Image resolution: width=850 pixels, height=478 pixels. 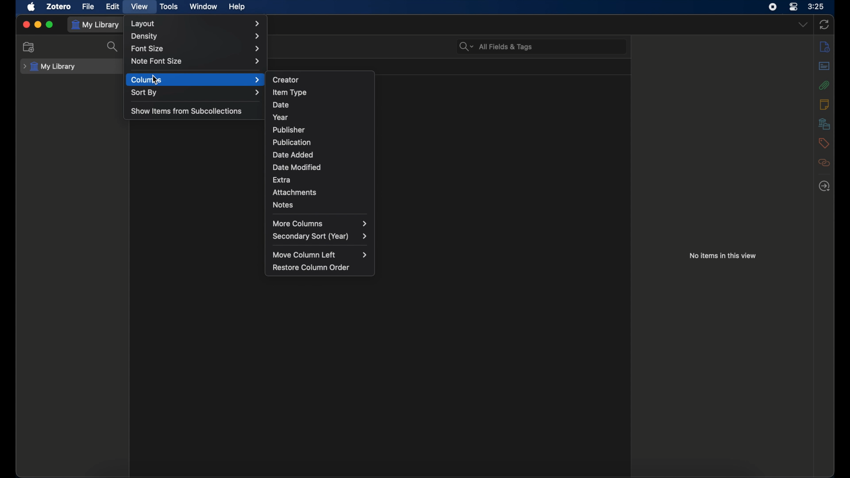 What do you see at coordinates (289, 130) in the screenshot?
I see `publisher` at bounding box center [289, 130].